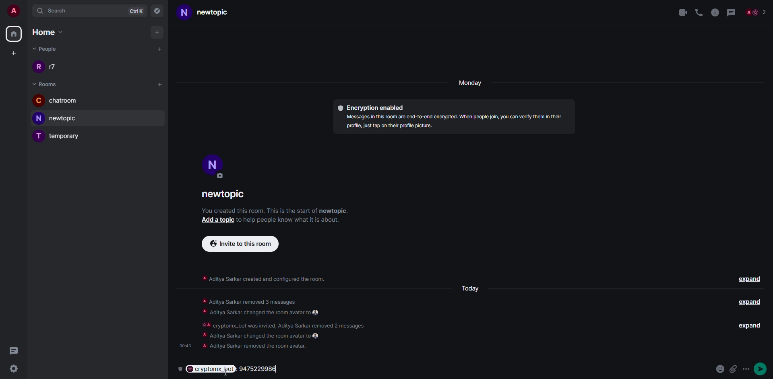 The image size is (773, 379). Describe the element at coordinates (755, 13) in the screenshot. I see `people` at that location.